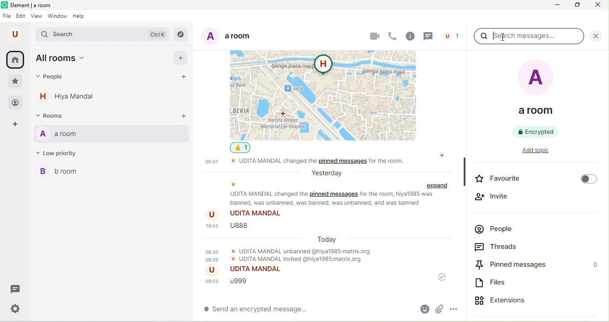  I want to click on room info, so click(410, 37).